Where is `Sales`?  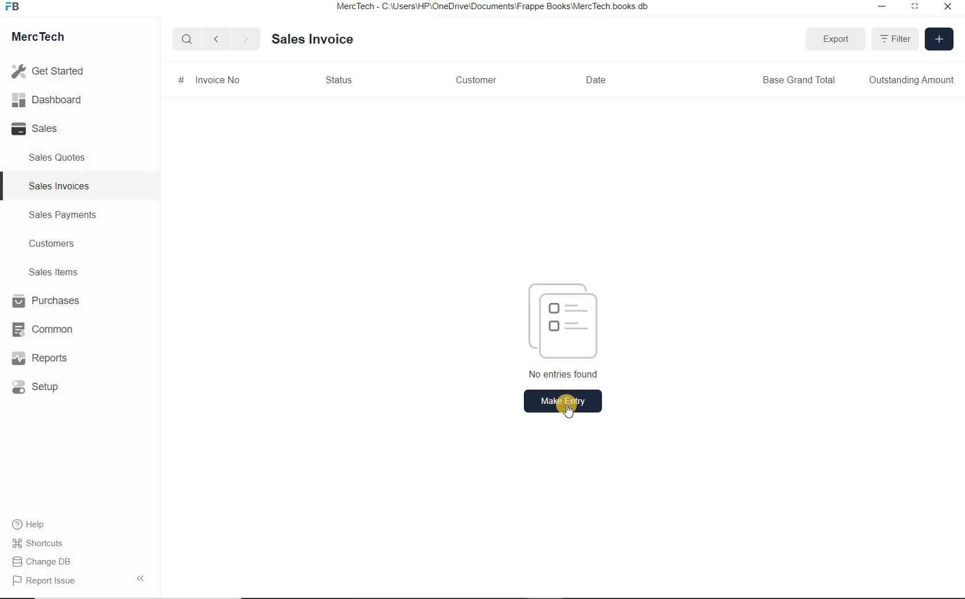 Sales is located at coordinates (52, 129).